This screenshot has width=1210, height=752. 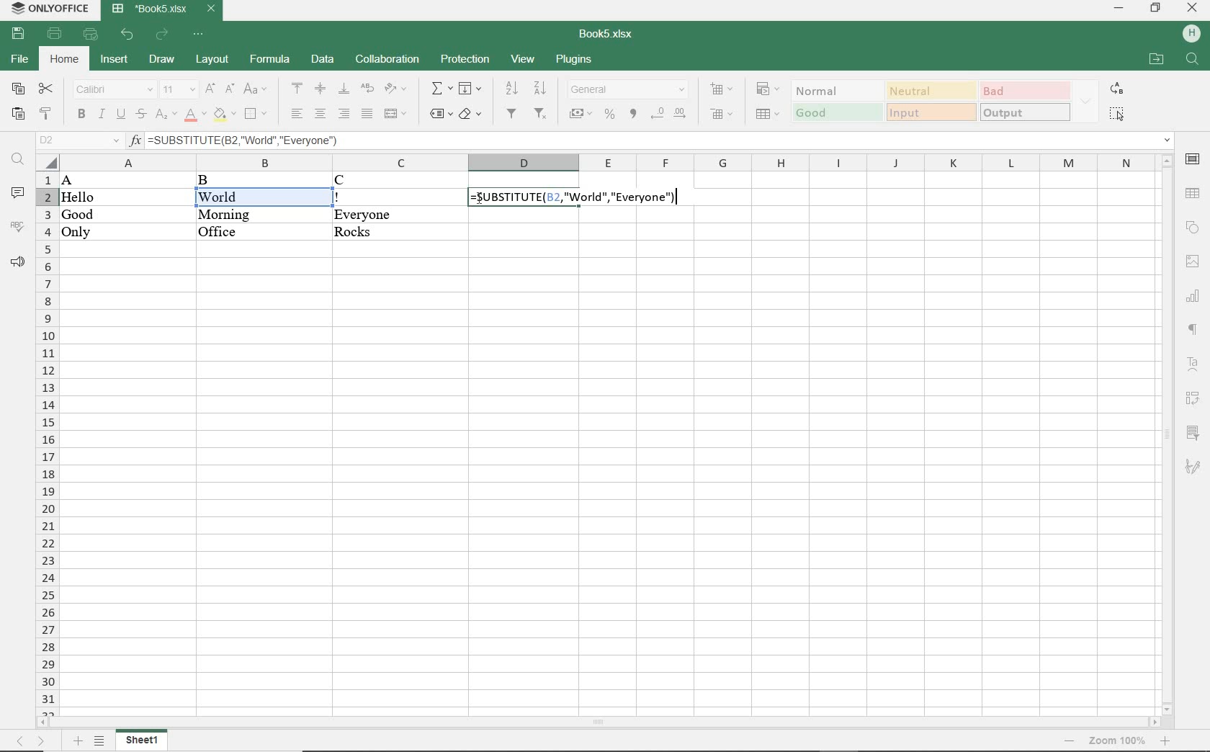 I want to click on Morning, so click(x=243, y=214).